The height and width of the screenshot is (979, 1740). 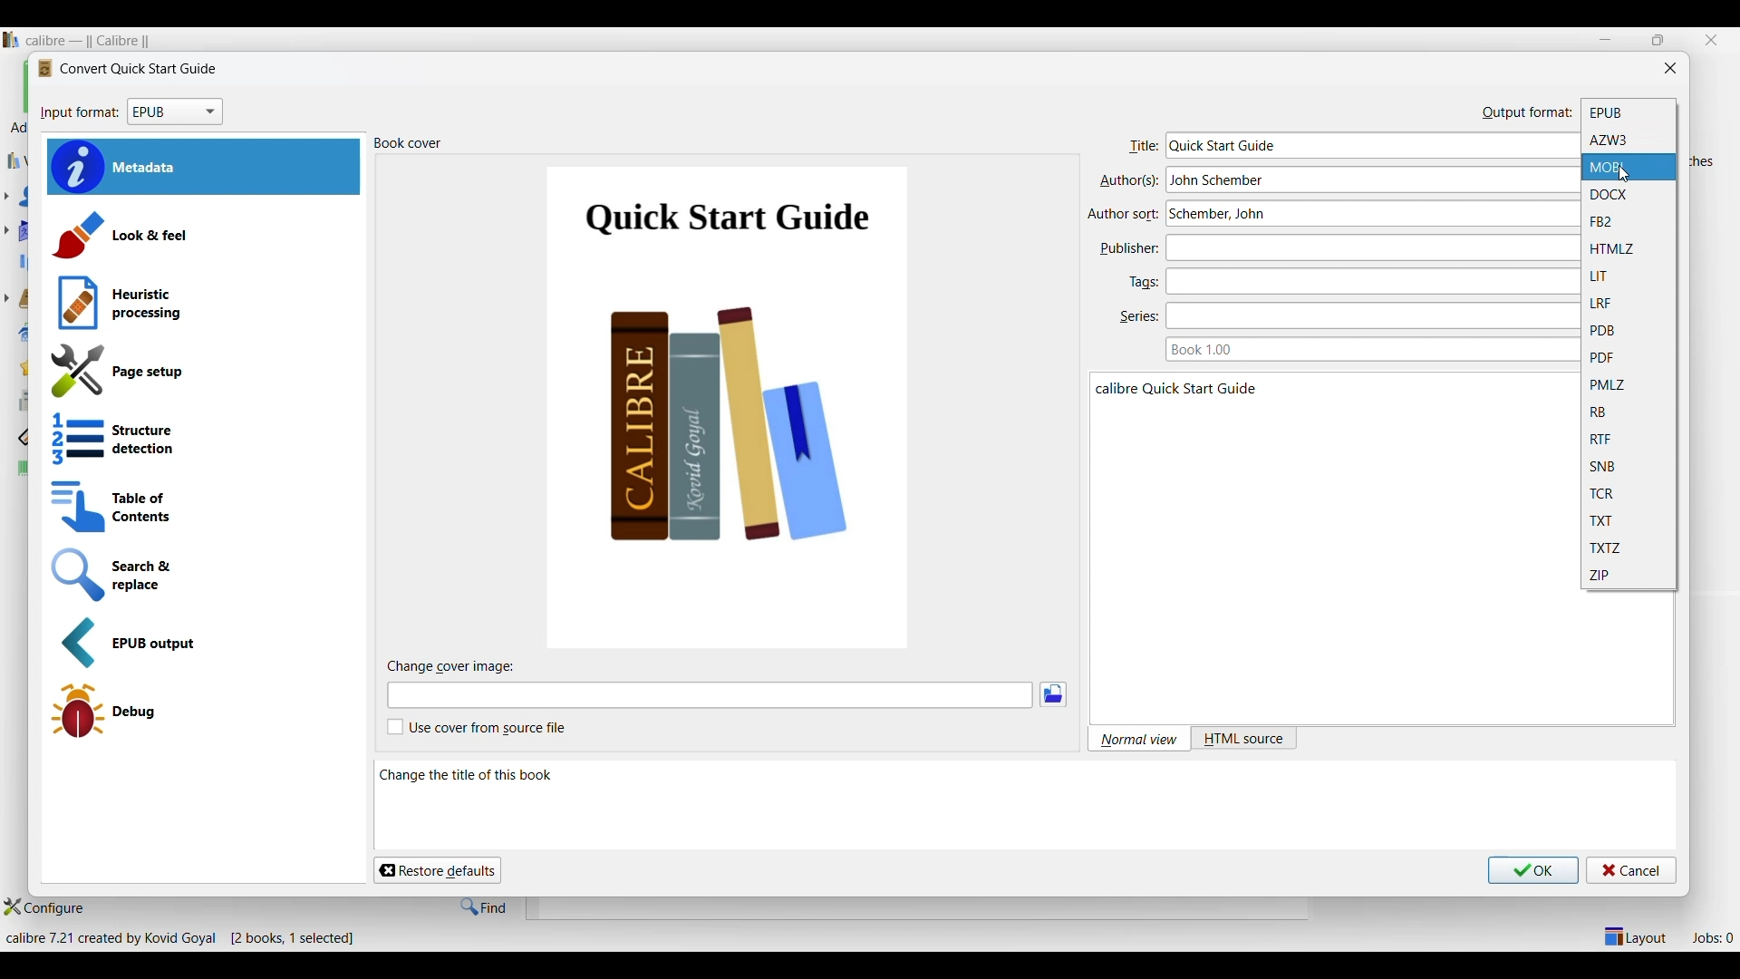 I want to click on Save, so click(x=1534, y=870).